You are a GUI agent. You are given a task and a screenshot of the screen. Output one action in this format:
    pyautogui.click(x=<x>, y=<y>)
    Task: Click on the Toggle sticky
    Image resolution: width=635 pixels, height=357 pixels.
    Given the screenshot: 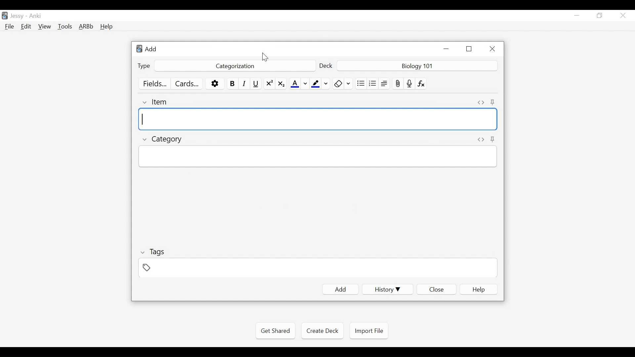 What is the action you would take?
    pyautogui.click(x=493, y=139)
    